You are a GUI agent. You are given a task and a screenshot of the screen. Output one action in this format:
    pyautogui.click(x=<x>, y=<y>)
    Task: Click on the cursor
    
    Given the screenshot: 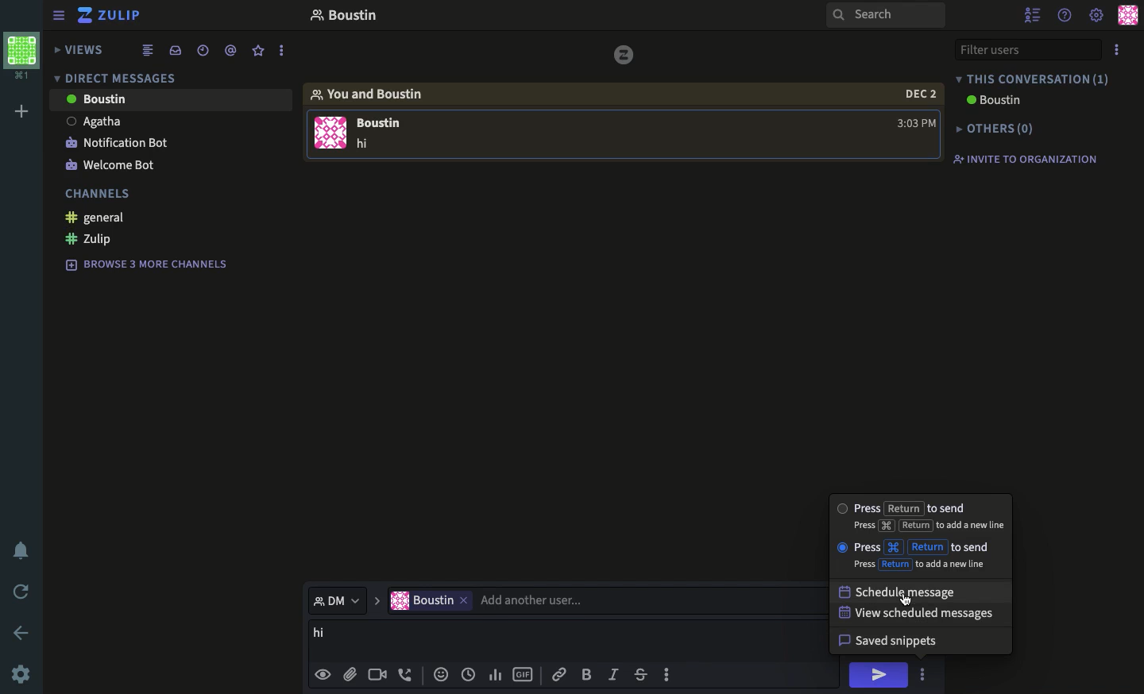 What is the action you would take?
    pyautogui.click(x=912, y=607)
    